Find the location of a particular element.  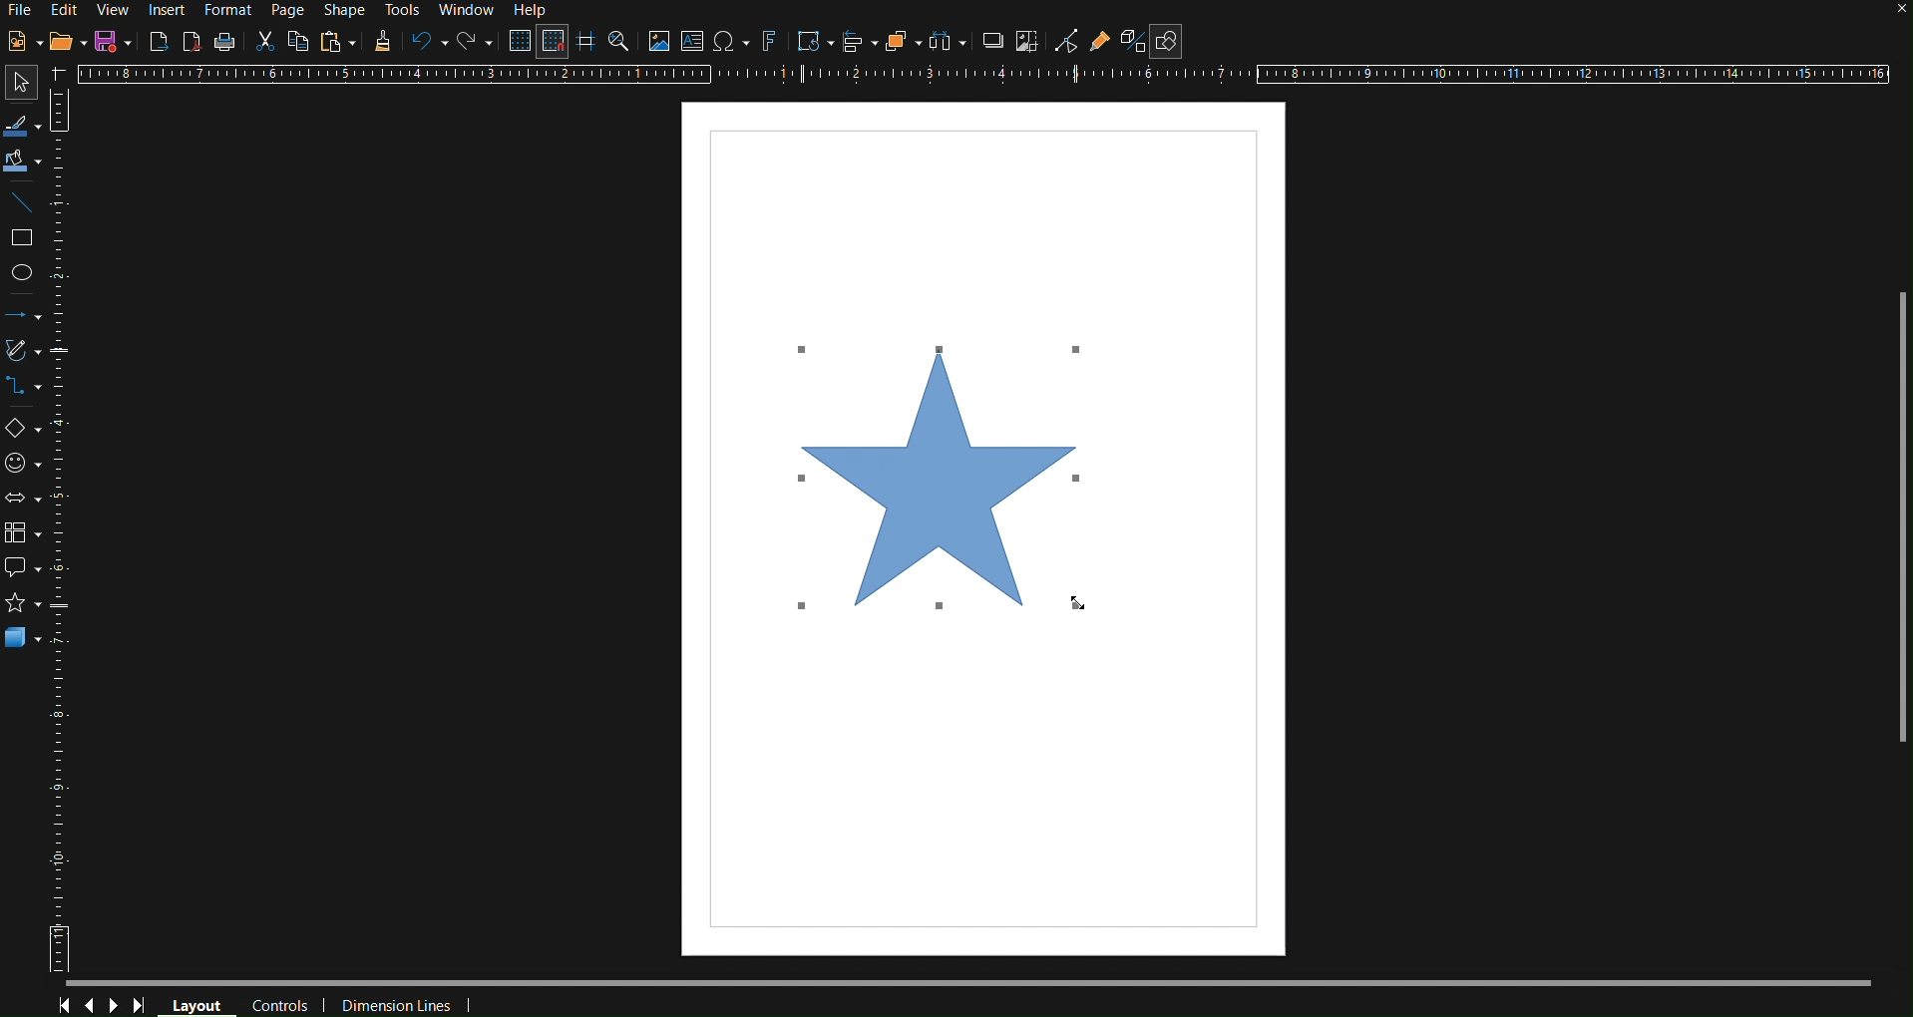

Edit is located at coordinates (69, 12).